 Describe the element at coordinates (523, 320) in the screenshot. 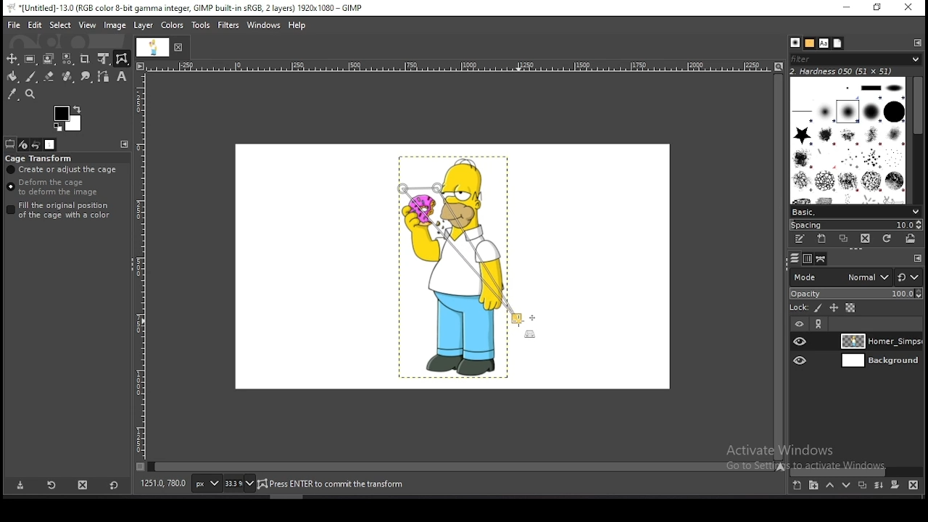

I see `mouse pointer` at that location.